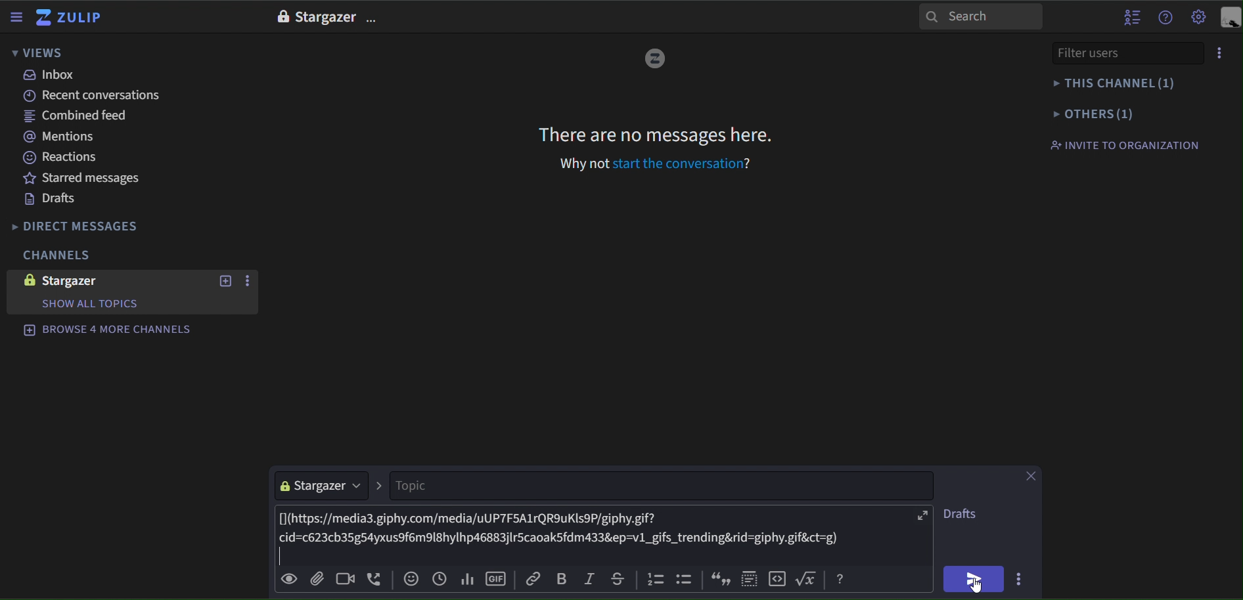  Describe the element at coordinates (1124, 144) in the screenshot. I see `Invite to Organization` at that location.